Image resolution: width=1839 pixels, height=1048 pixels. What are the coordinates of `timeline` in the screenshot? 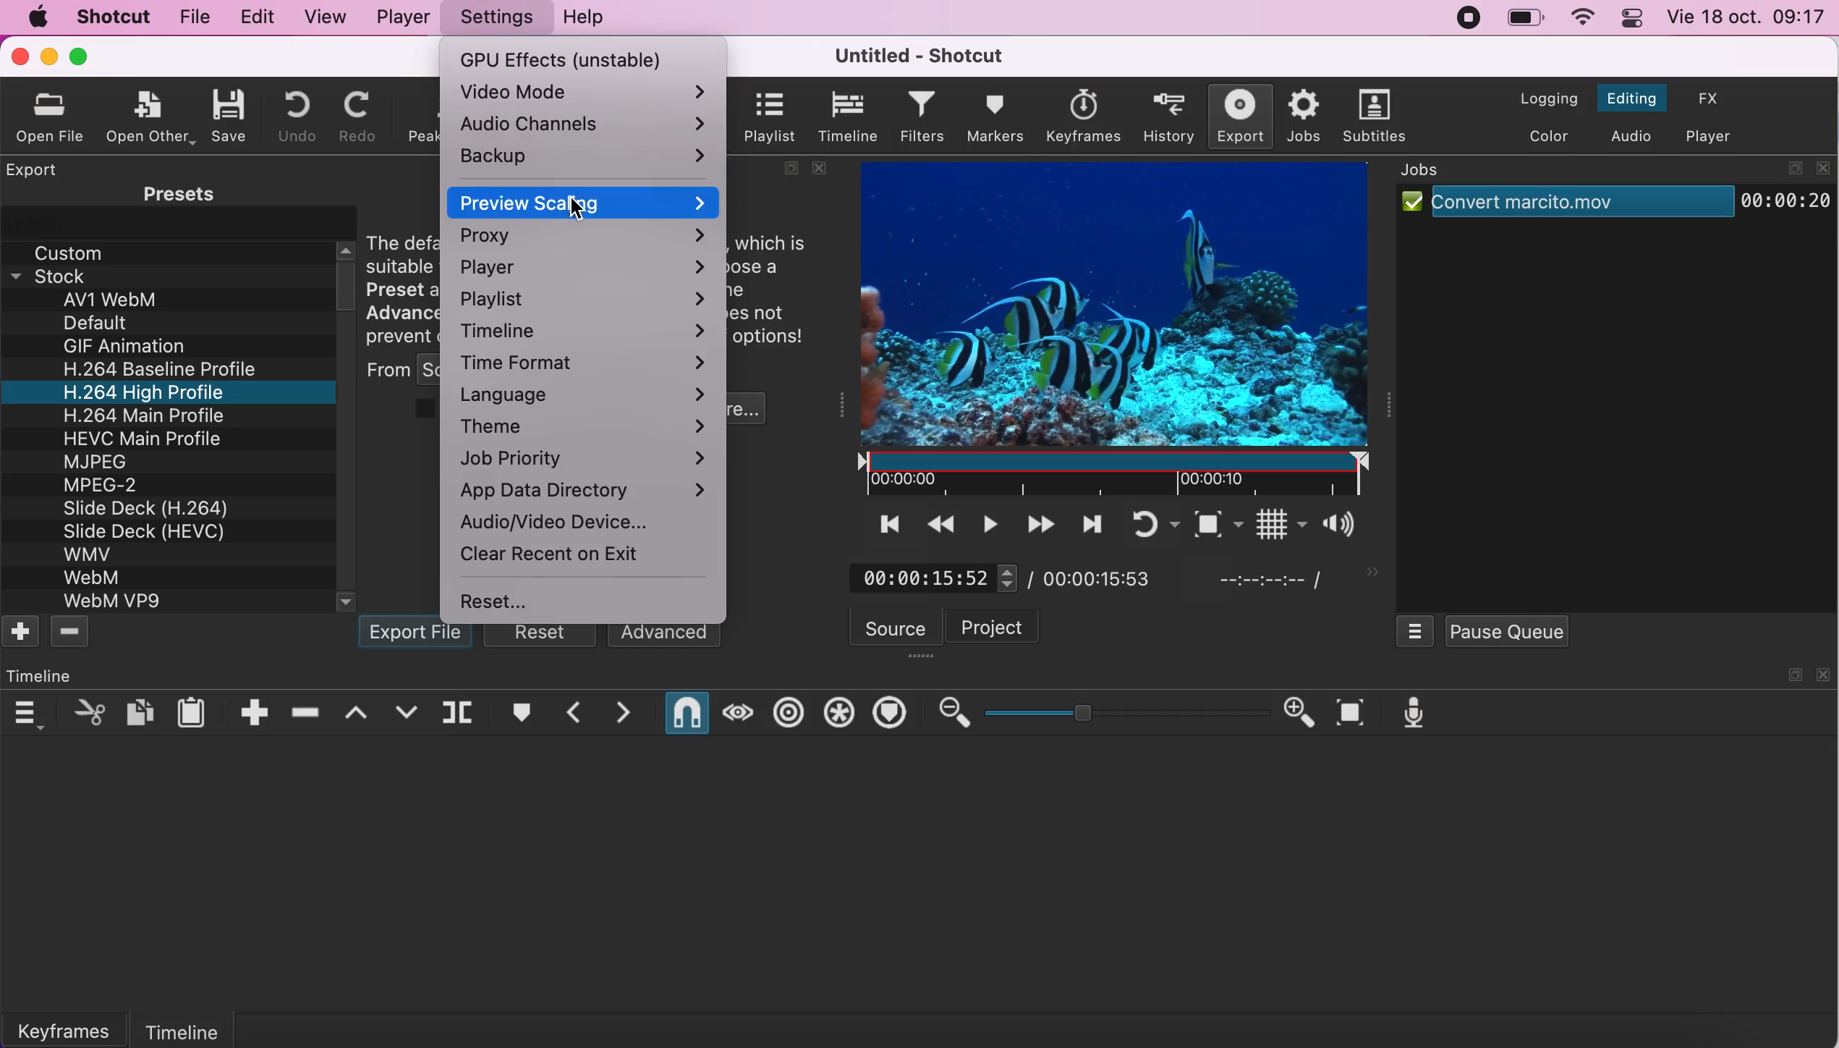 It's located at (848, 117).